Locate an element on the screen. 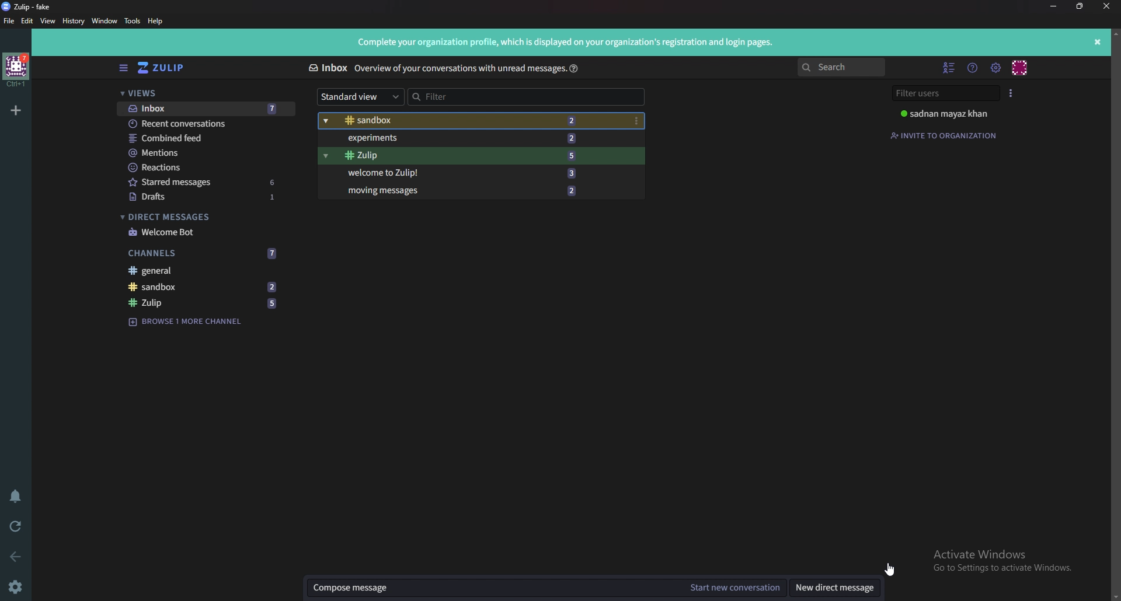  Window is located at coordinates (105, 21).